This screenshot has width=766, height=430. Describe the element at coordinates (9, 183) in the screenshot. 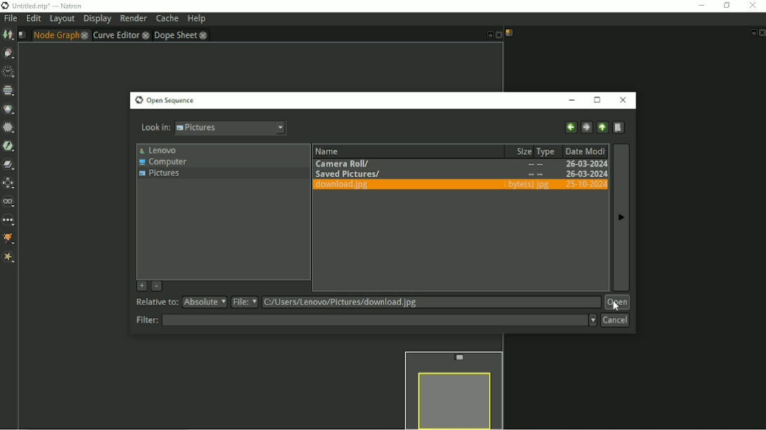

I see `Transform` at that location.